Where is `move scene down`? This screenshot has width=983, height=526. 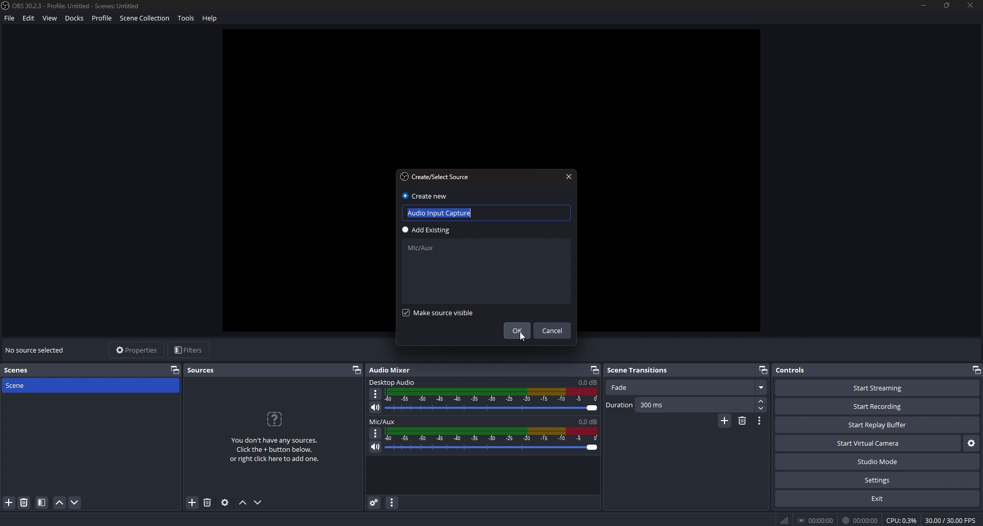
move scene down is located at coordinates (76, 502).